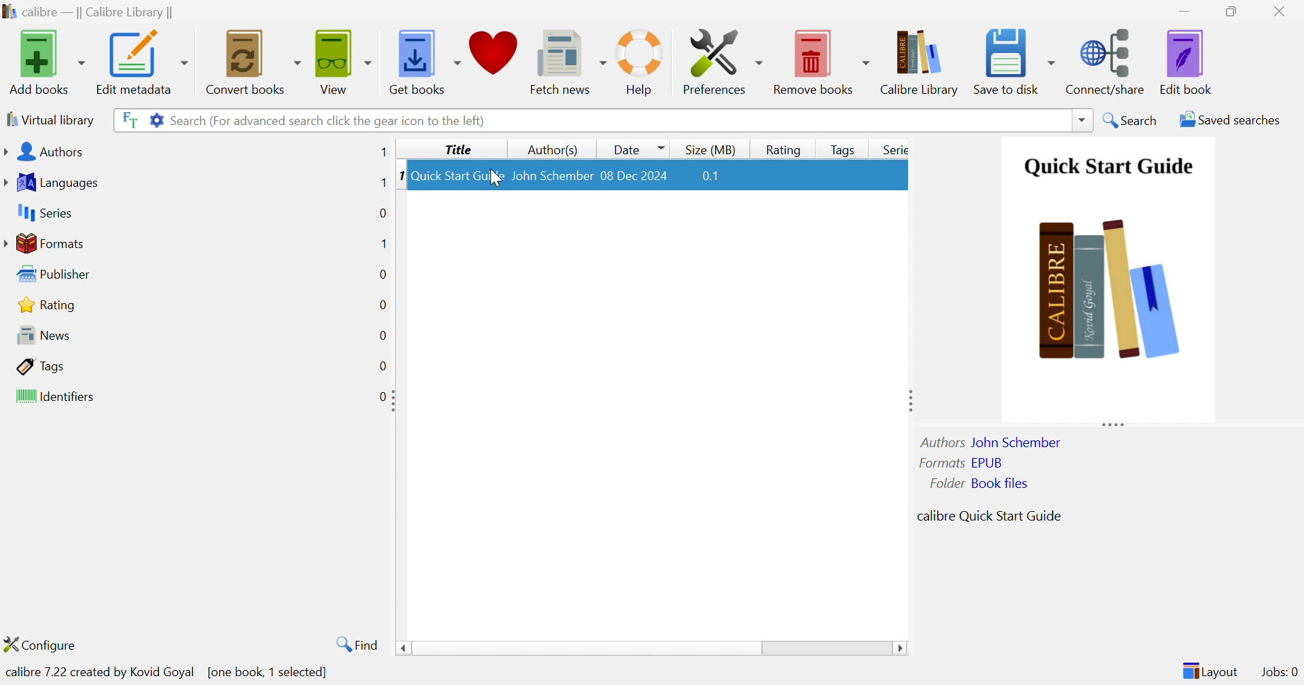  I want to click on Fetch news, so click(565, 59).